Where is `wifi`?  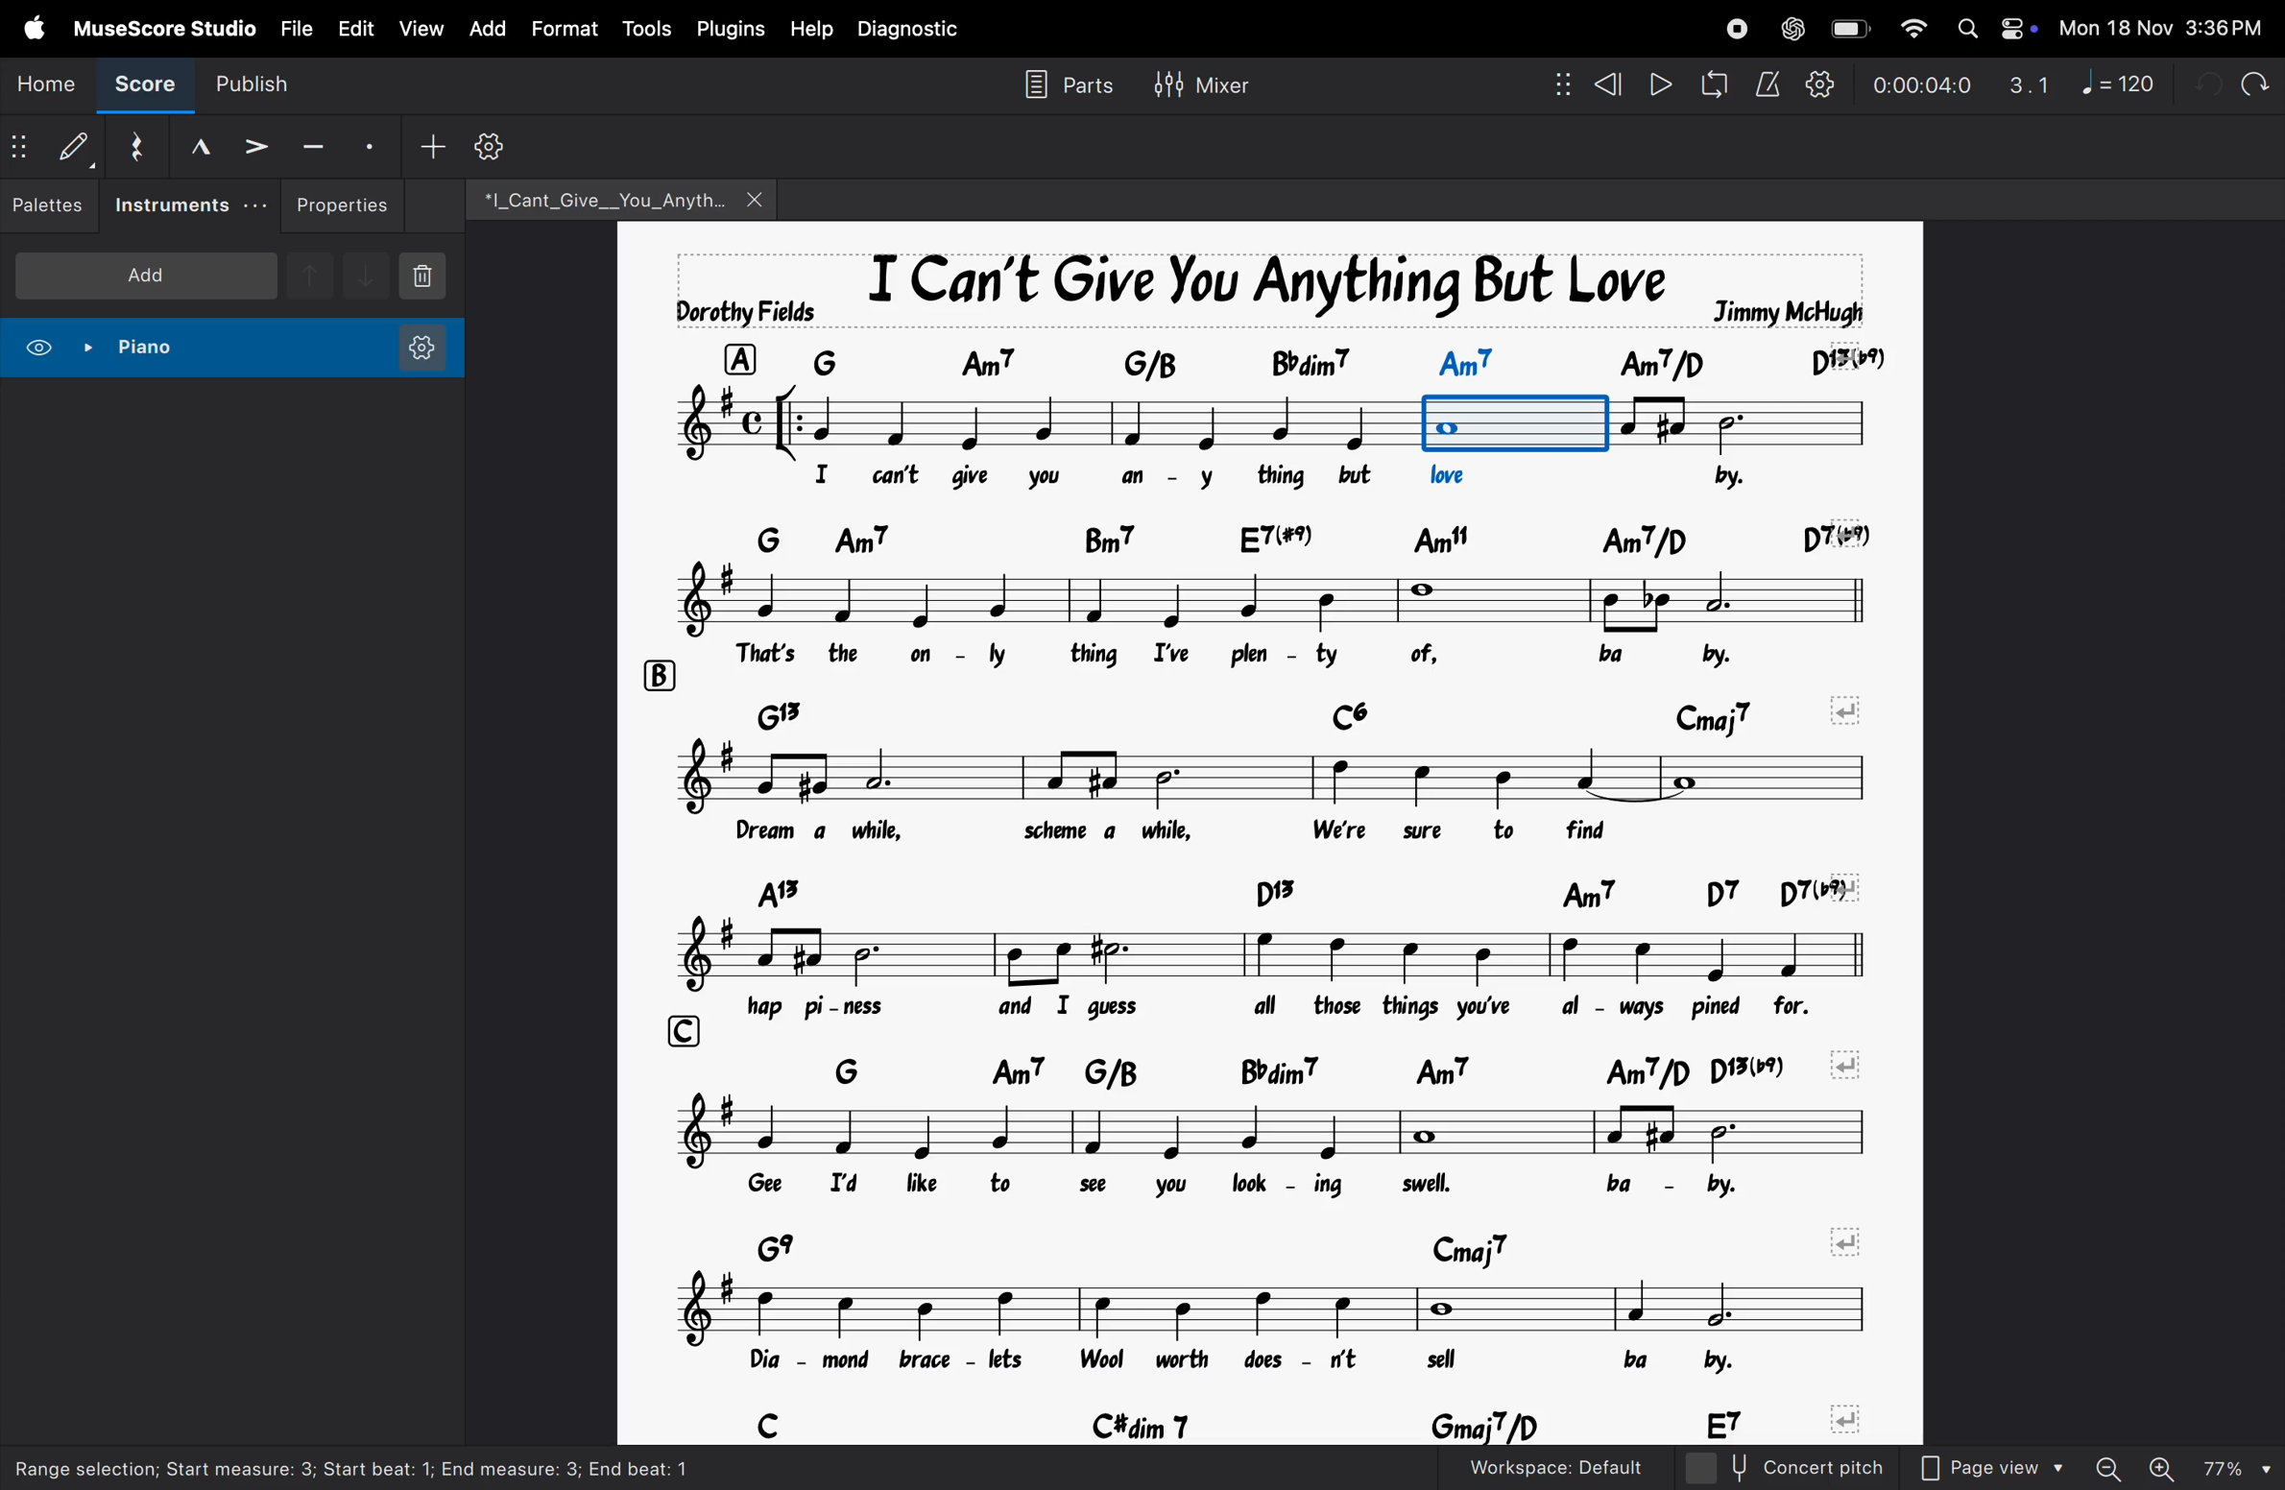 wifi is located at coordinates (1909, 30).